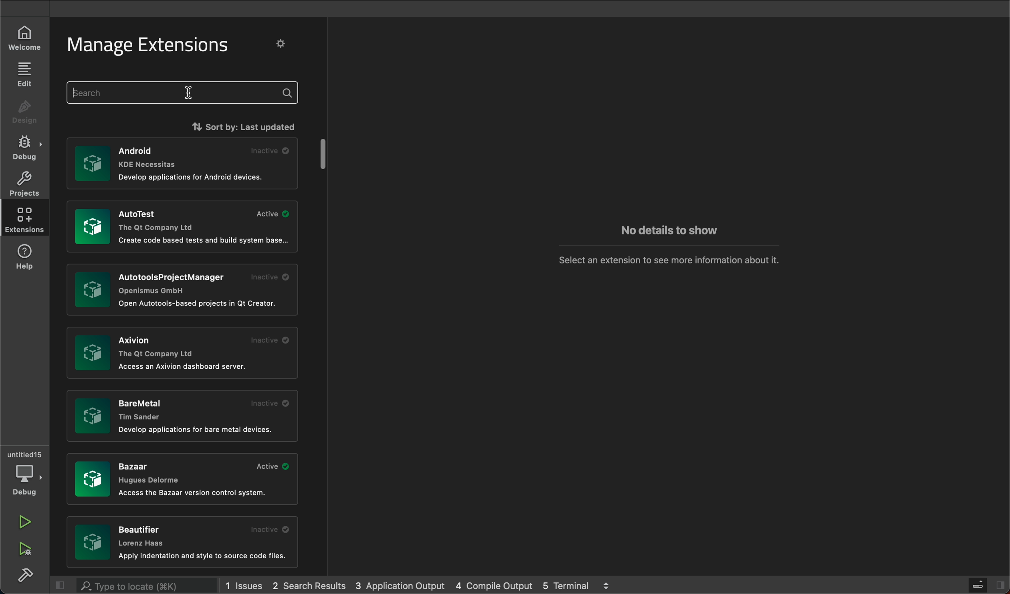 This screenshot has width=1010, height=594. What do you see at coordinates (92, 415) in the screenshot?
I see `image` at bounding box center [92, 415].